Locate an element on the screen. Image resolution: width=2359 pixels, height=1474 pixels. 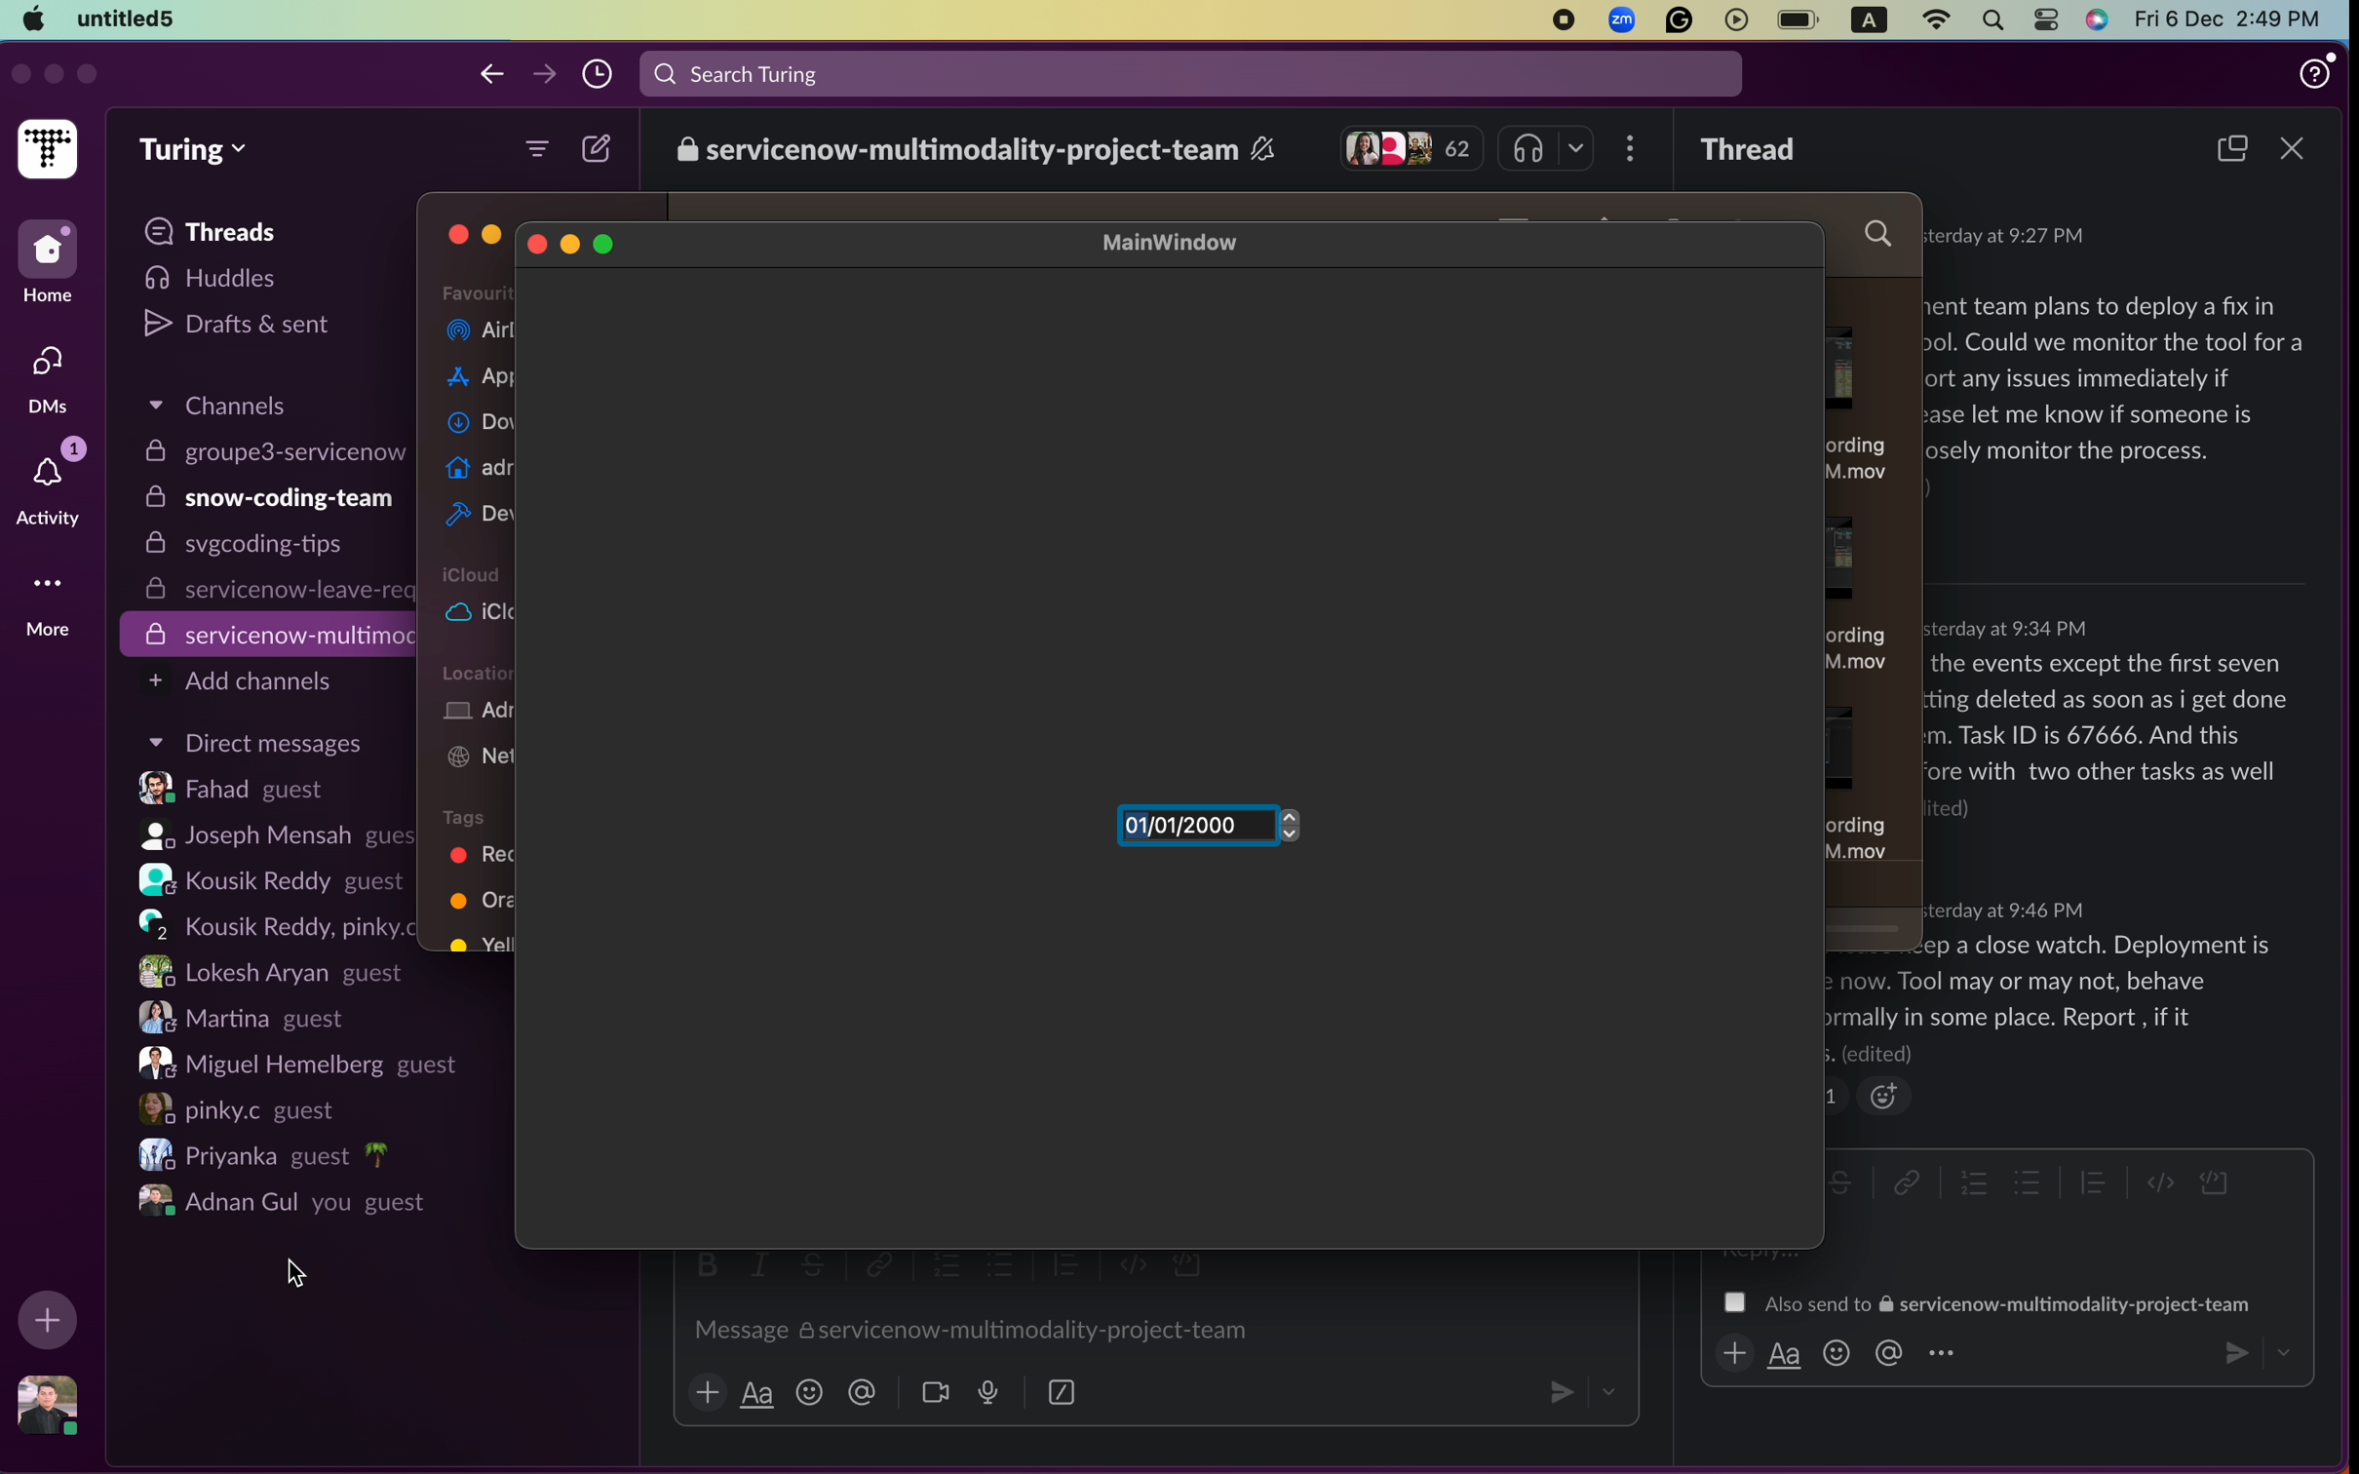
untitled 5  is located at coordinates (126, 18).